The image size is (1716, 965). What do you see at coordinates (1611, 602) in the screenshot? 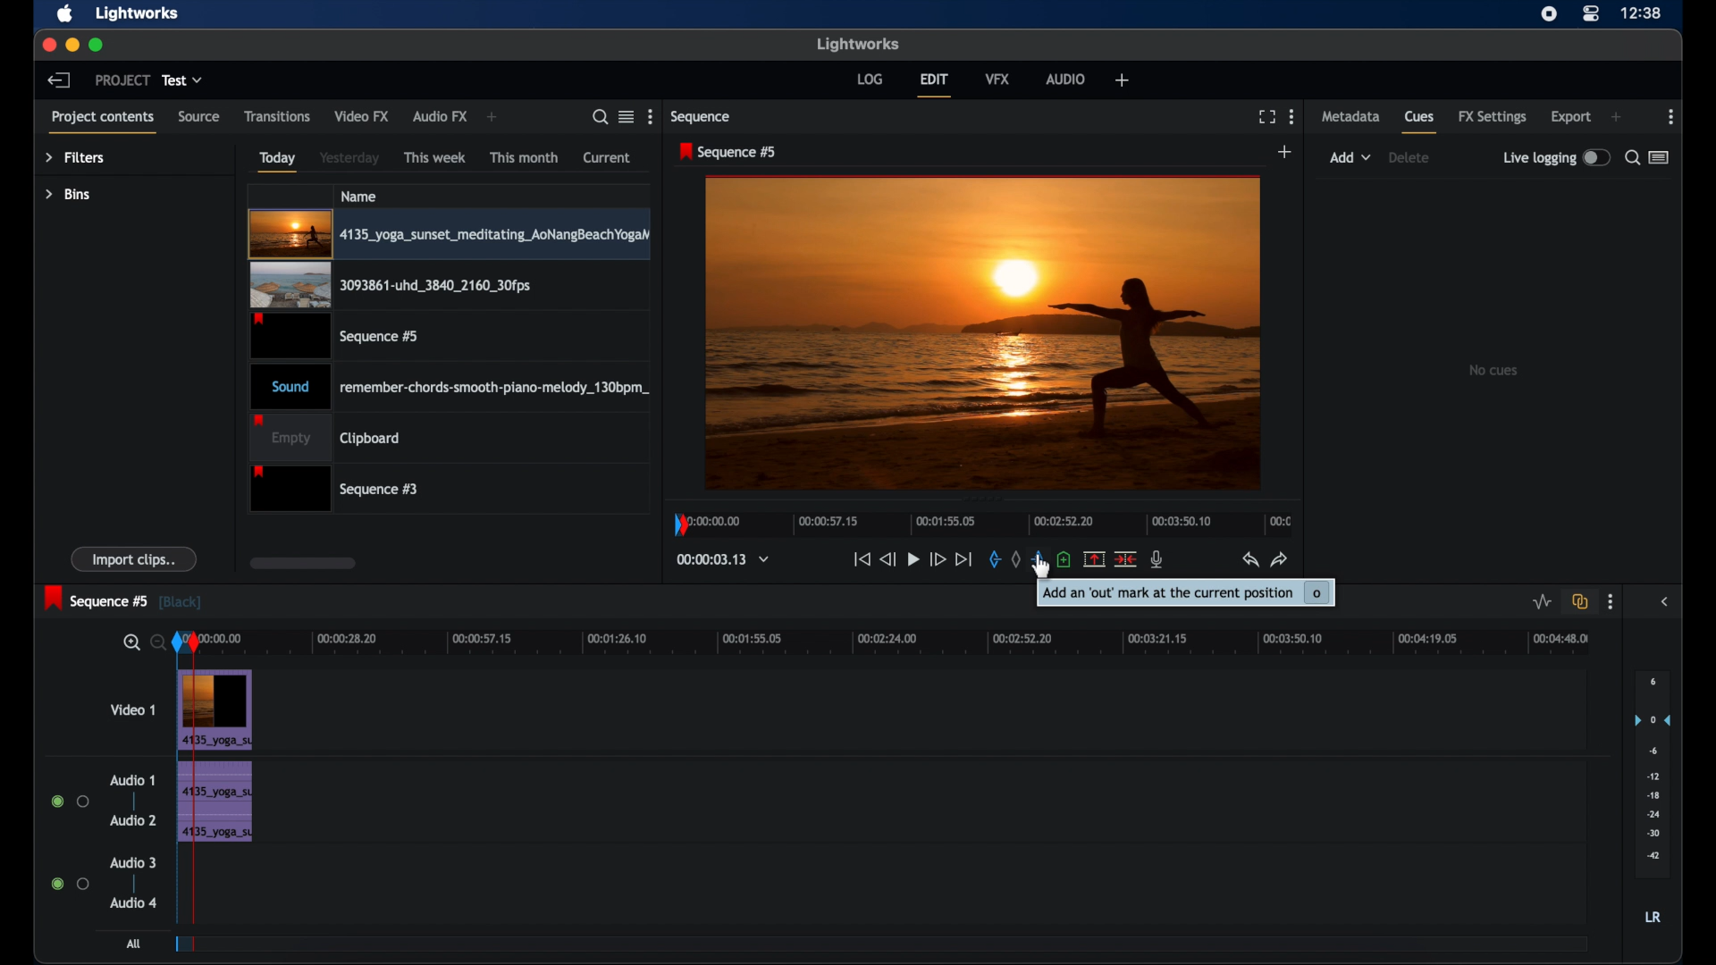
I see `more options` at bounding box center [1611, 602].